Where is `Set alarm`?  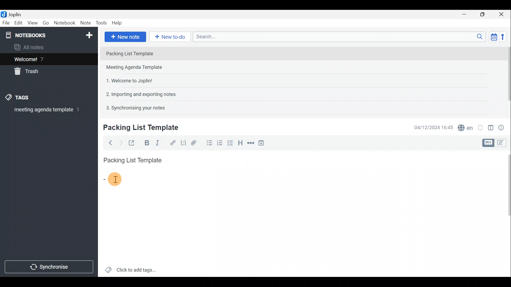
Set alarm is located at coordinates (480, 126).